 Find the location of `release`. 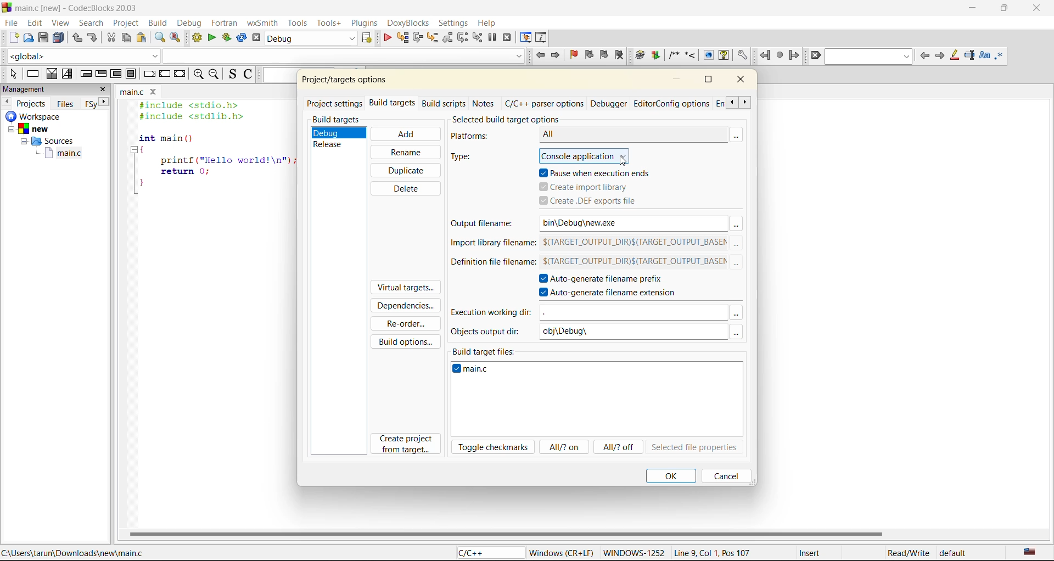

release is located at coordinates (334, 144).